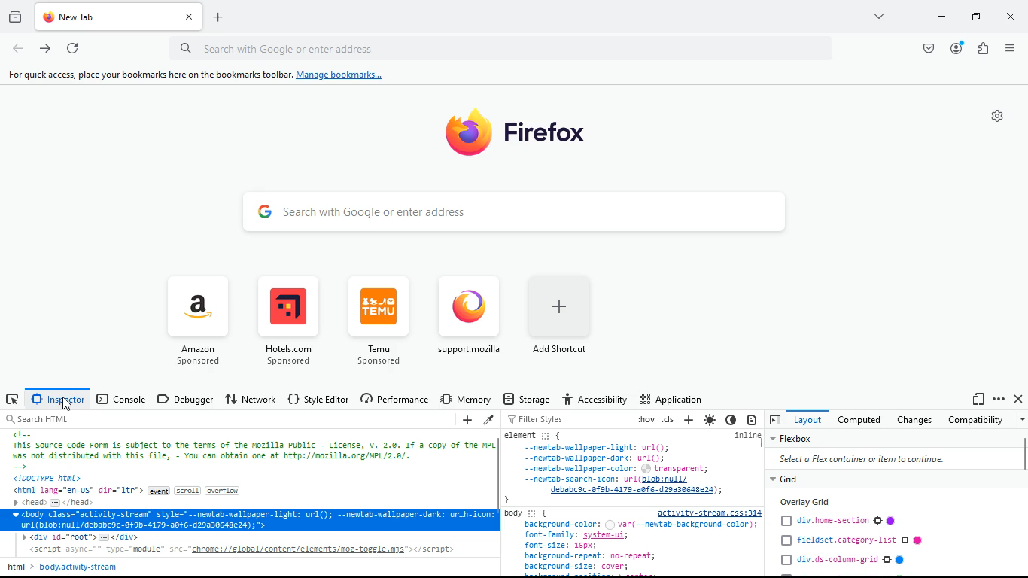 Image resolution: width=1028 pixels, height=578 pixels. Describe the element at coordinates (789, 479) in the screenshot. I see `grid` at that location.